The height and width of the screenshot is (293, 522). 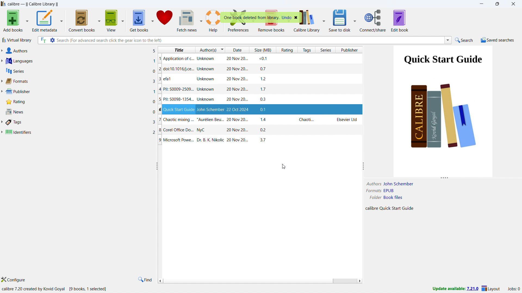 What do you see at coordinates (261, 119) in the screenshot?
I see `Quick start Guide ` at bounding box center [261, 119].